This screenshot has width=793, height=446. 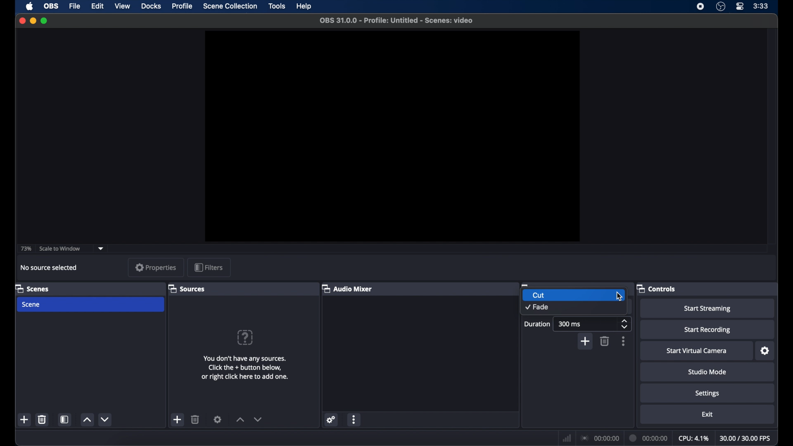 What do you see at coordinates (570, 323) in the screenshot?
I see `300 ms` at bounding box center [570, 323].